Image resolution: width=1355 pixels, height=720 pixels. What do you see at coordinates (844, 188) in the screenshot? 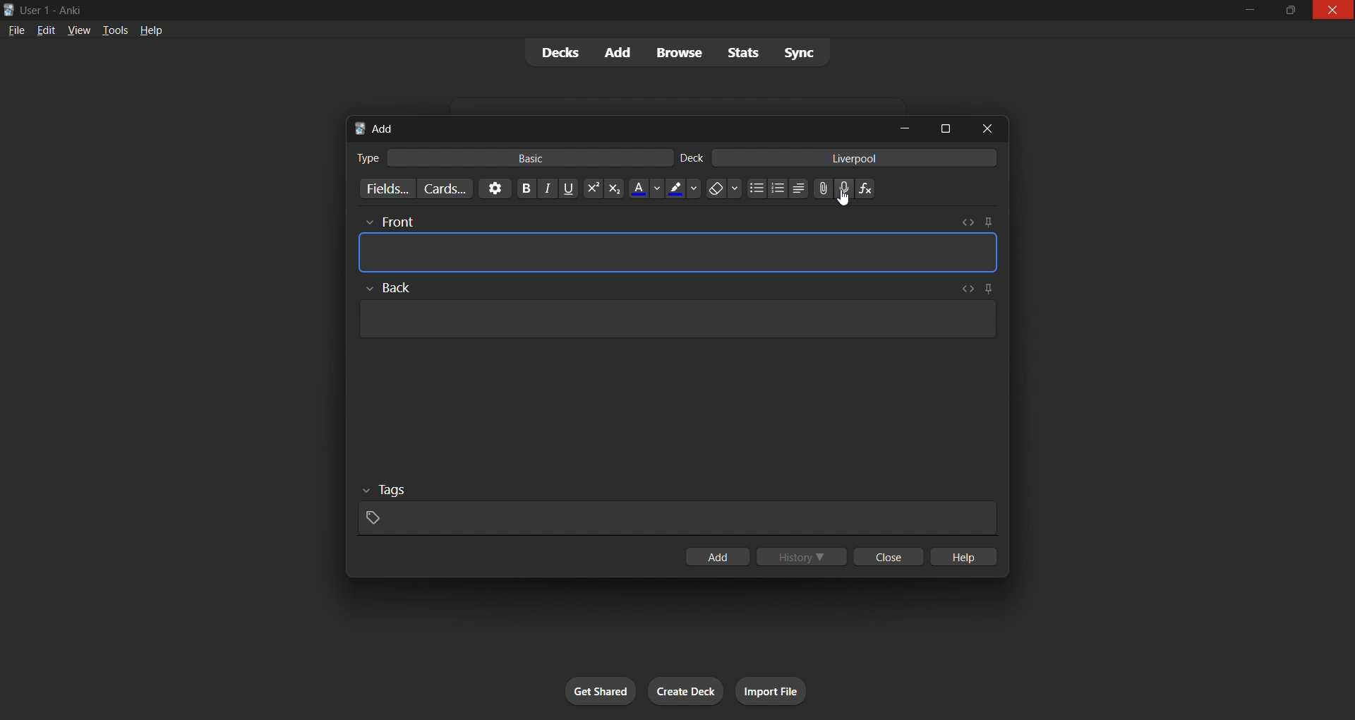
I see `add audio` at bounding box center [844, 188].